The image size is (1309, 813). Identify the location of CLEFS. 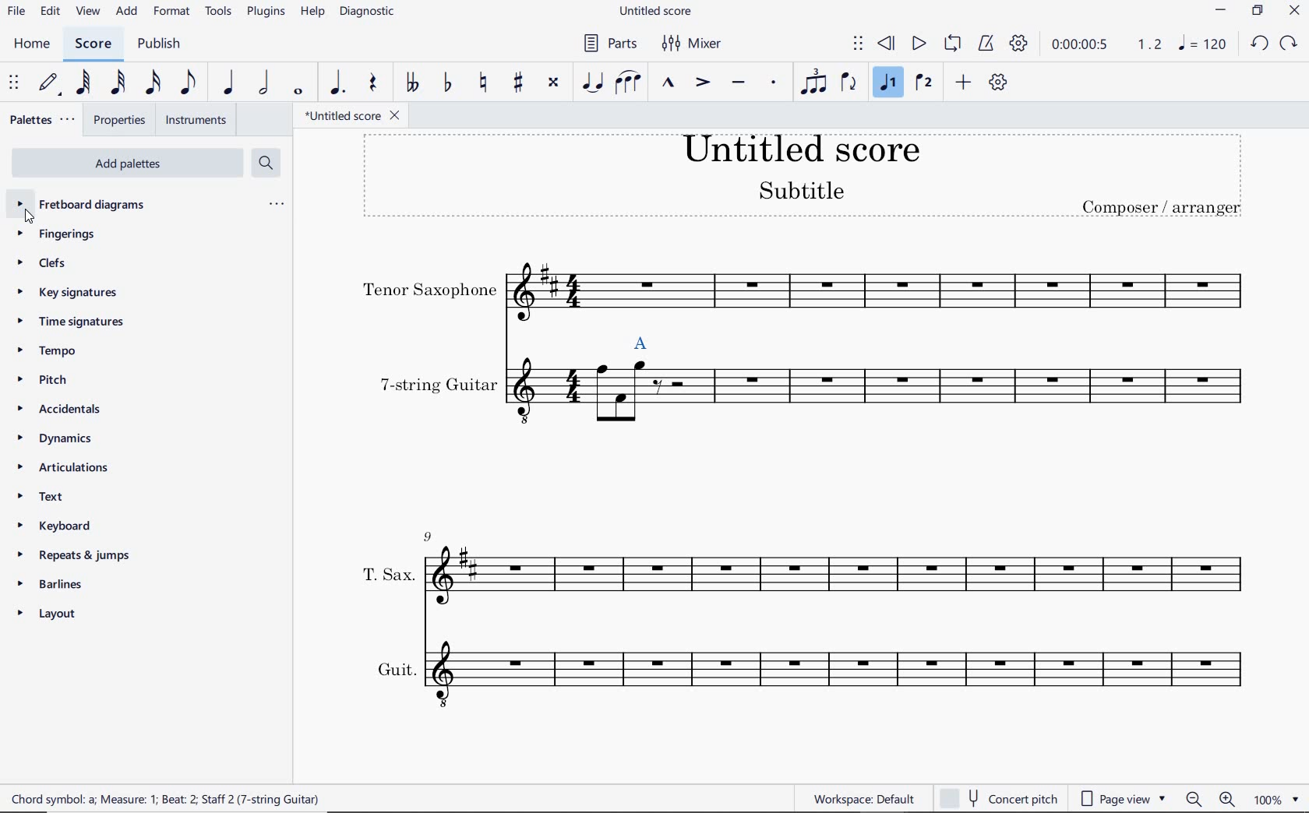
(48, 264).